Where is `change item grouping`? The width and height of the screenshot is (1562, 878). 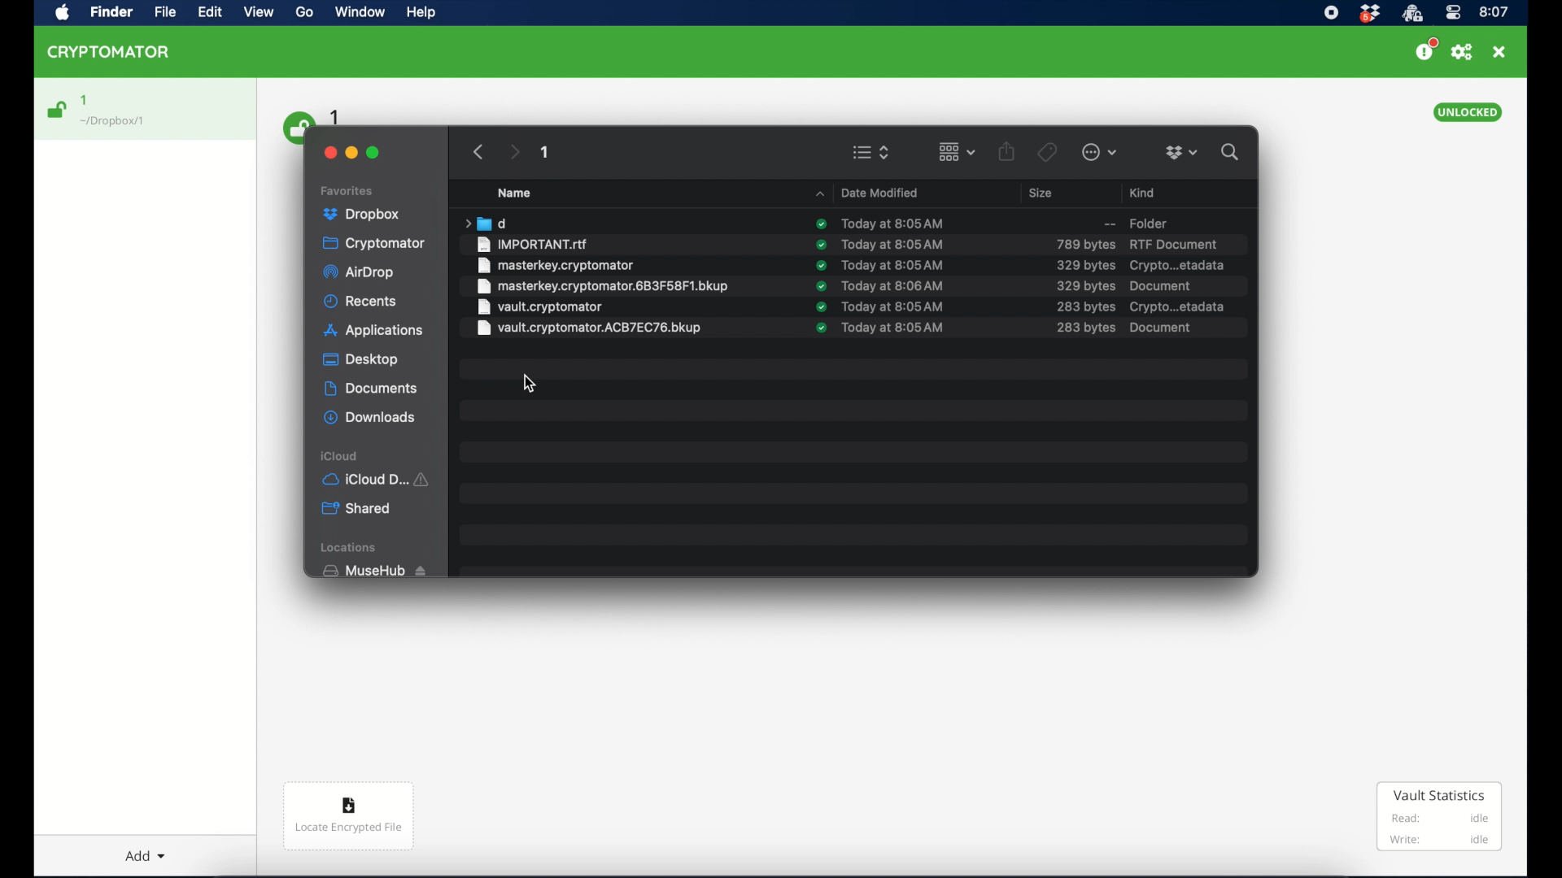 change item grouping is located at coordinates (956, 151).